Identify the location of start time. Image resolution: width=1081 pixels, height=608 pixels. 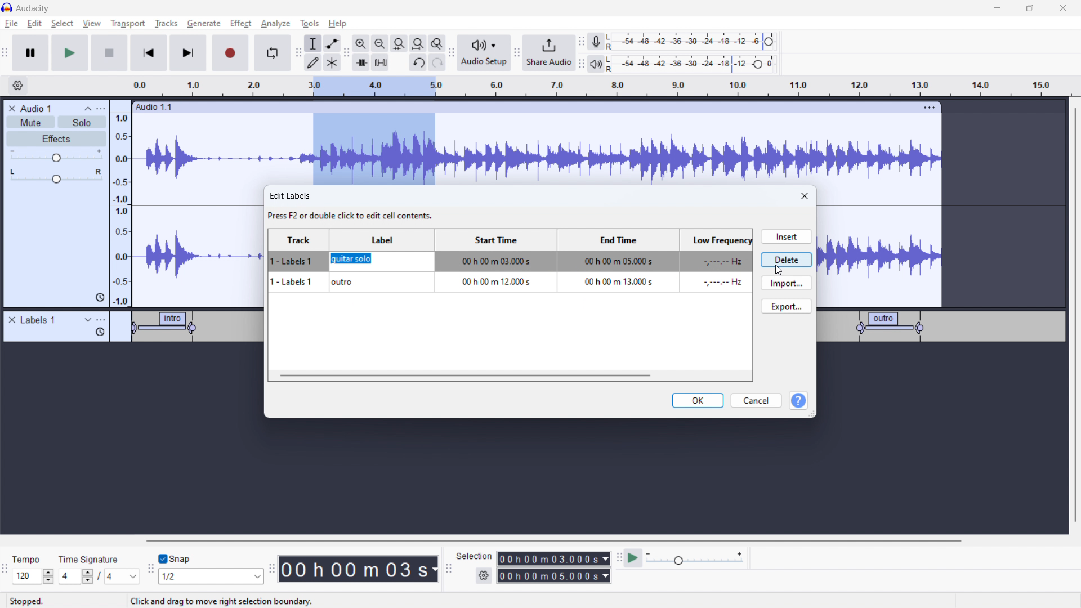
(494, 271).